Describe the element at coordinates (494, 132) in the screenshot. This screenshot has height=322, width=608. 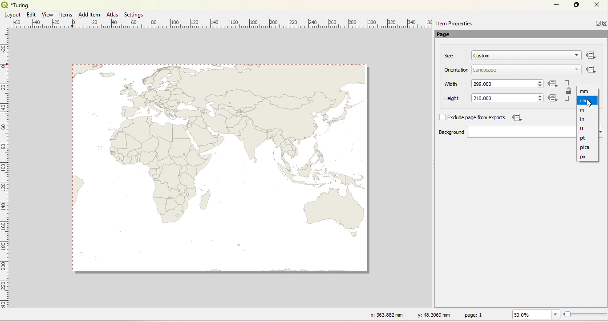
I see `background` at that location.